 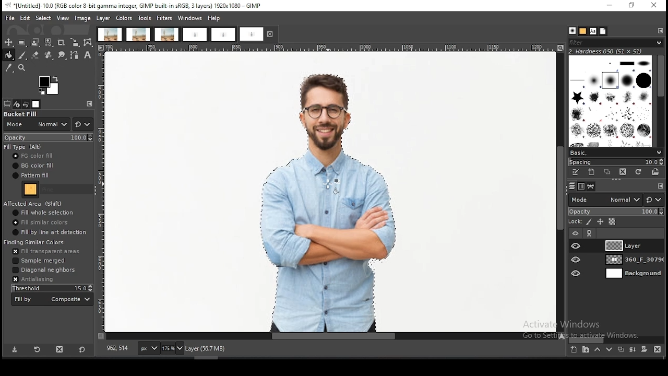 I want to click on rectangle select tool, so click(x=21, y=42).